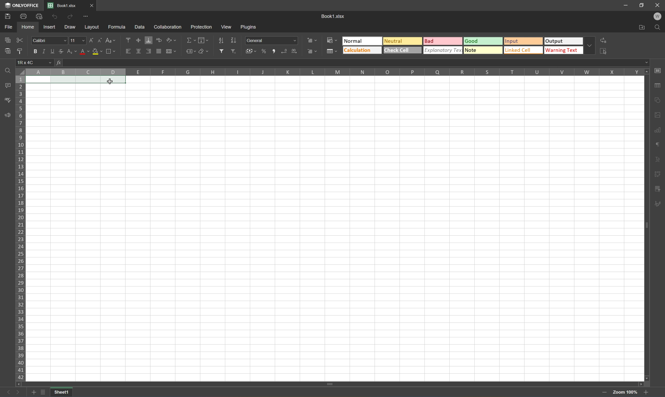 This screenshot has height=397, width=665. Describe the element at coordinates (362, 50) in the screenshot. I see `Calculation` at that location.